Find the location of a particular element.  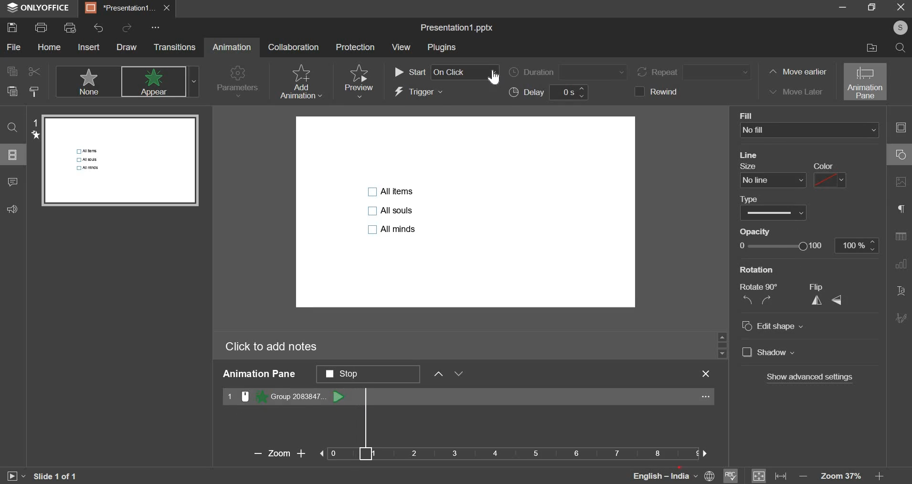

insert is located at coordinates (88, 47).